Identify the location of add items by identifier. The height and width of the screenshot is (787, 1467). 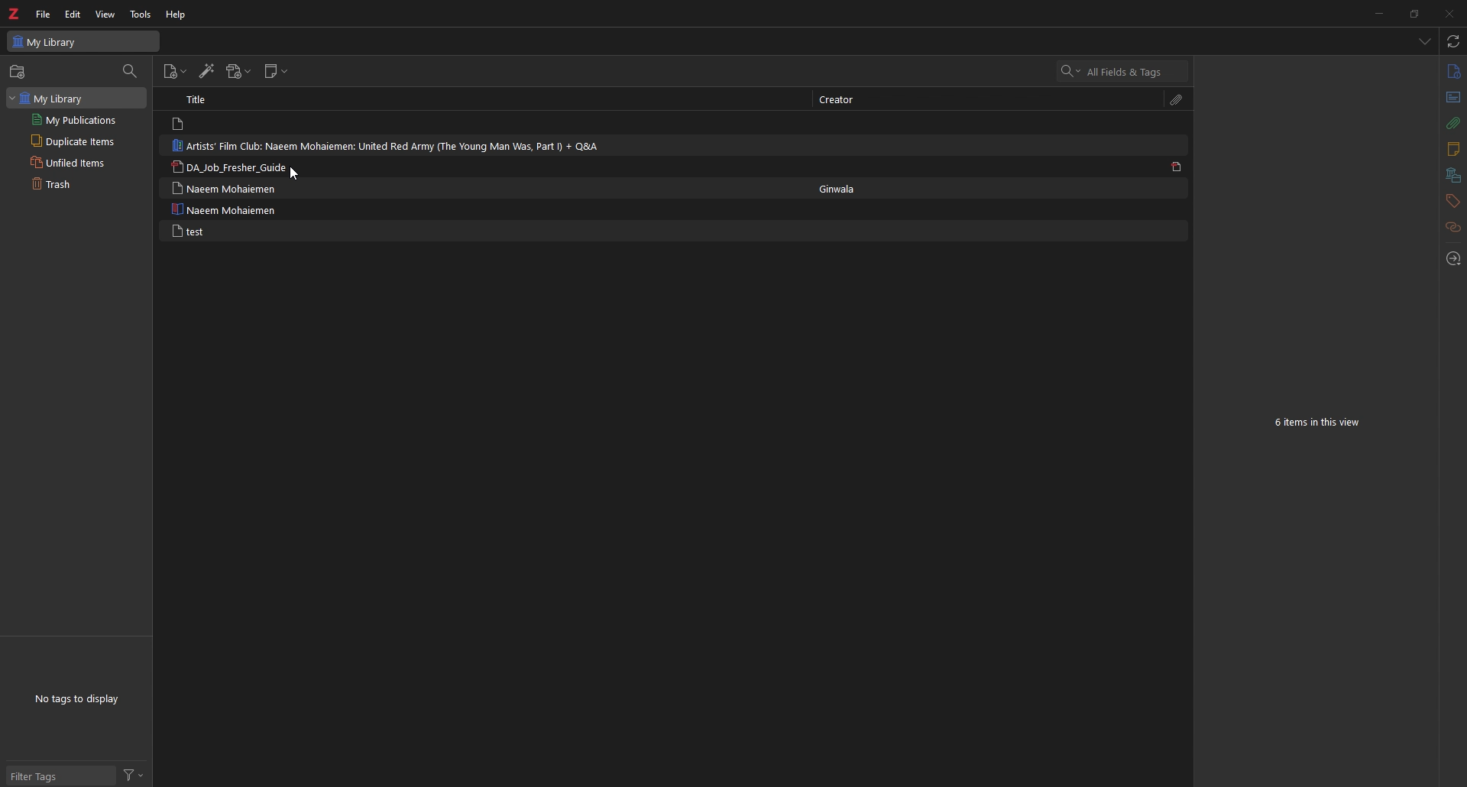
(206, 73).